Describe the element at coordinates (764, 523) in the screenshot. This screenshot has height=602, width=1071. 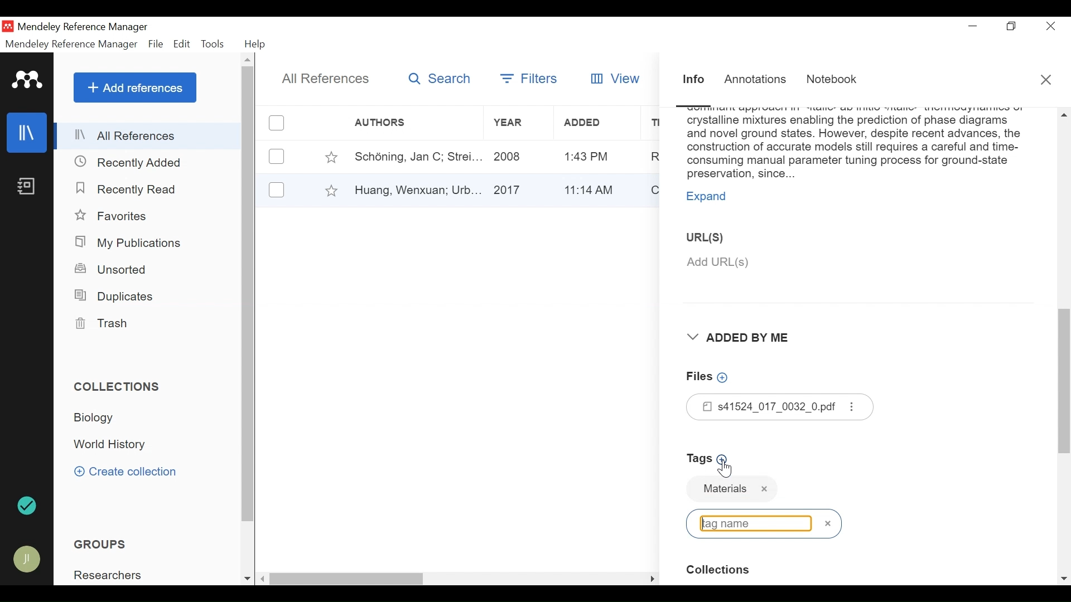
I see `Tag name` at that location.